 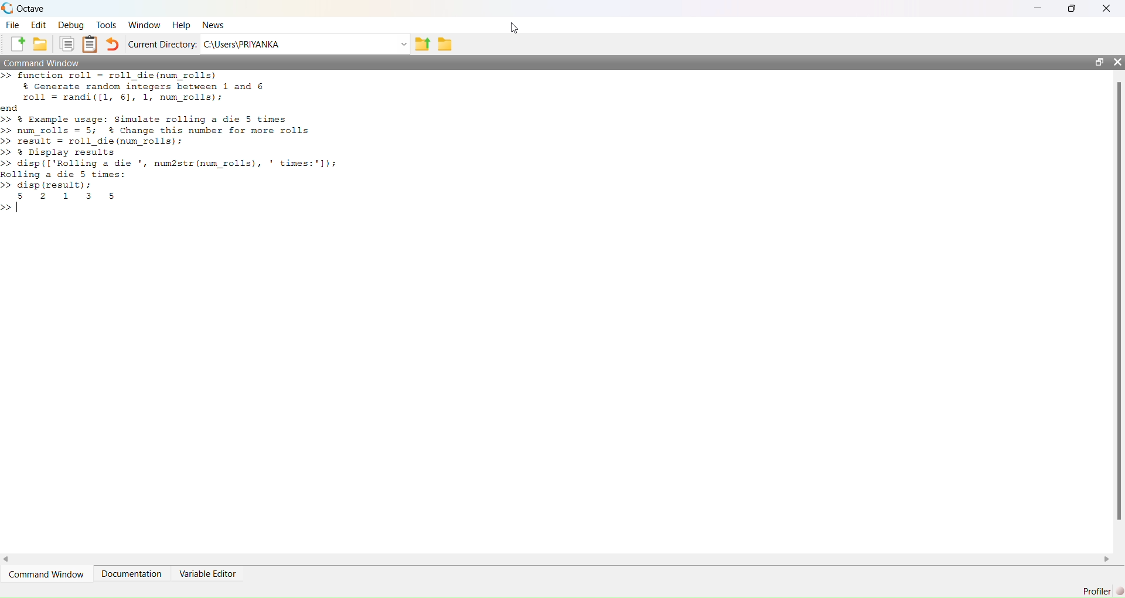 What do you see at coordinates (37, 25) in the screenshot?
I see `edit` at bounding box center [37, 25].